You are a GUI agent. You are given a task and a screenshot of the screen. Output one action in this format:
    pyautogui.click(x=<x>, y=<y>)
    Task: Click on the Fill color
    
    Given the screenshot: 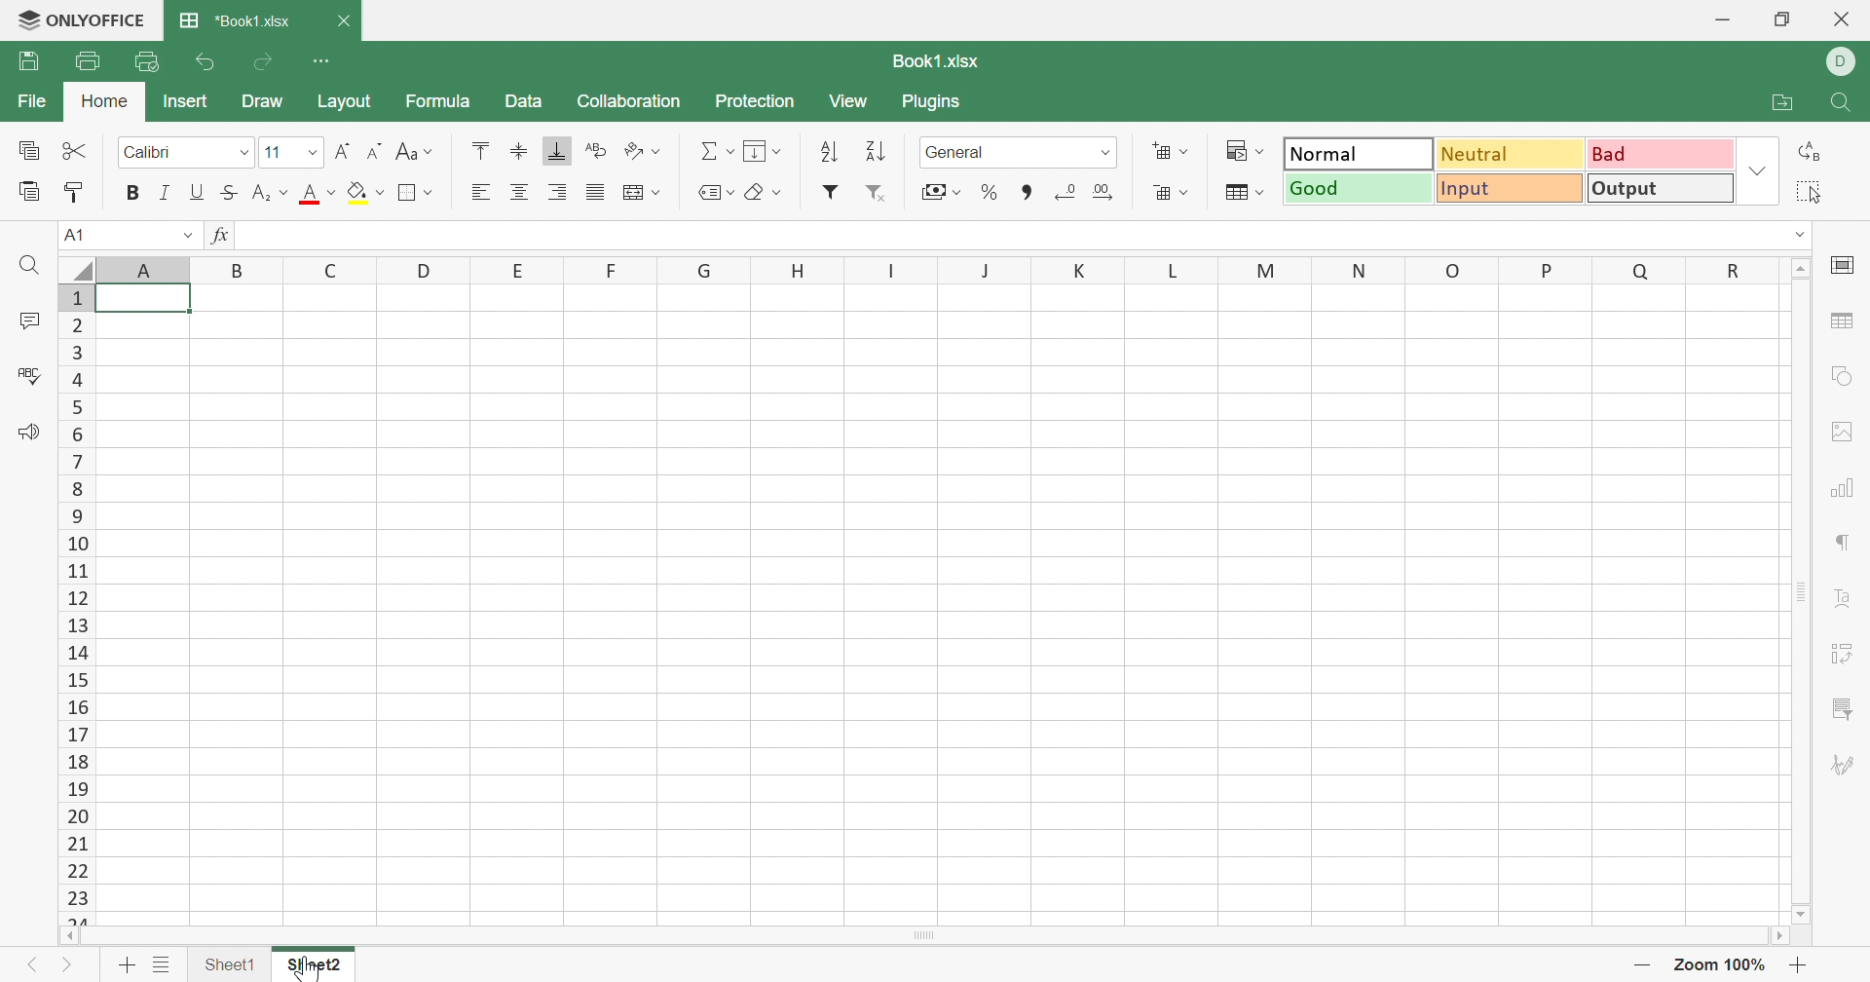 What is the action you would take?
    pyautogui.click(x=356, y=192)
    